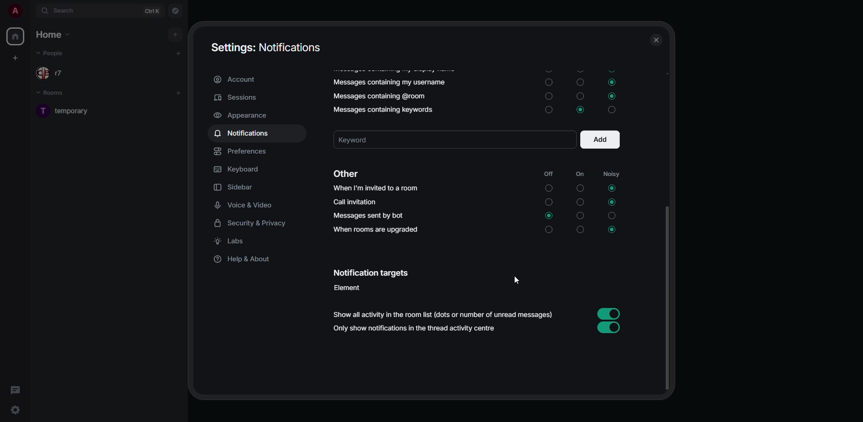  Describe the element at coordinates (656, 40) in the screenshot. I see `close` at that location.